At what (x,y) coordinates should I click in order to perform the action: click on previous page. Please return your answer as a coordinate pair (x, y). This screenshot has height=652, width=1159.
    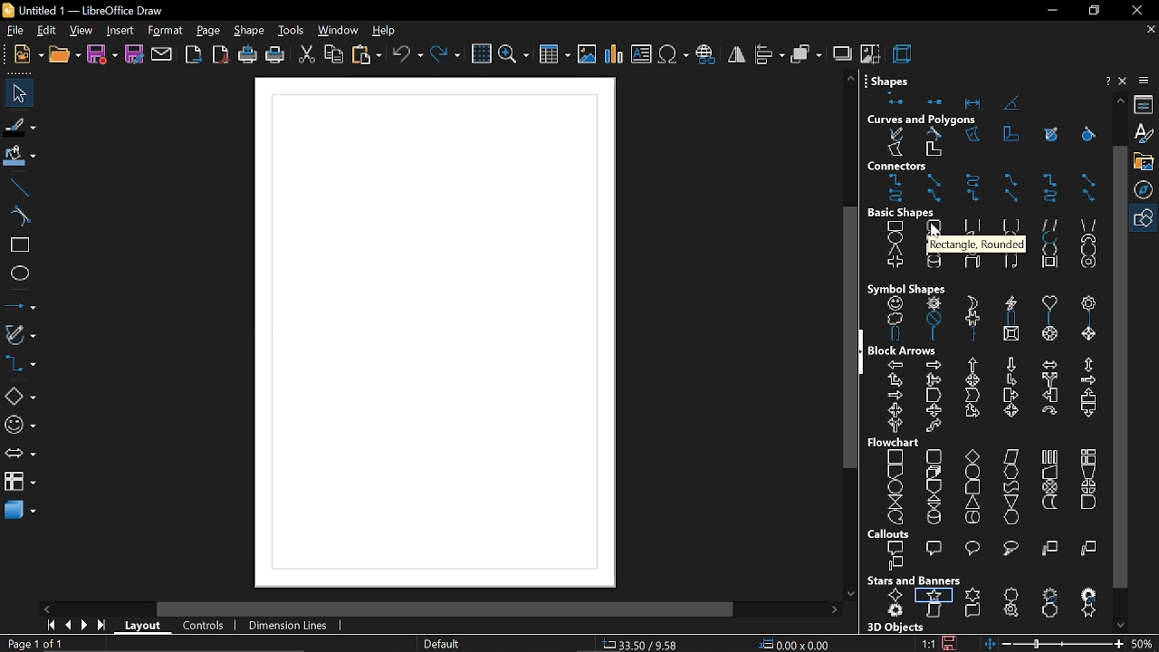
    Looking at the image, I should click on (67, 626).